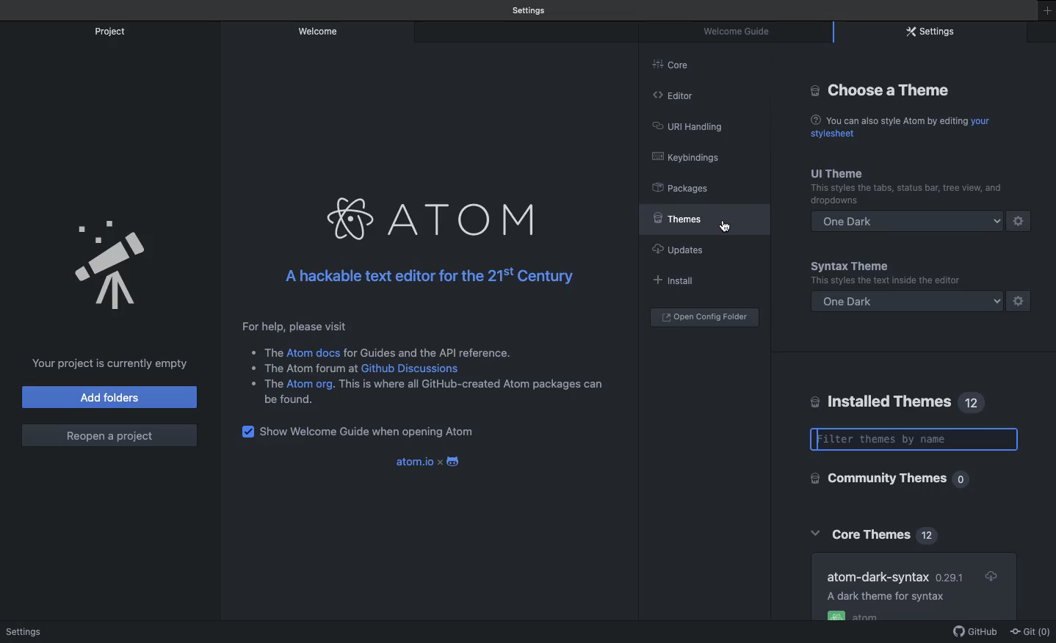 Image resolution: width=1056 pixels, height=643 pixels. What do you see at coordinates (681, 249) in the screenshot?
I see `Updates` at bounding box center [681, 249].